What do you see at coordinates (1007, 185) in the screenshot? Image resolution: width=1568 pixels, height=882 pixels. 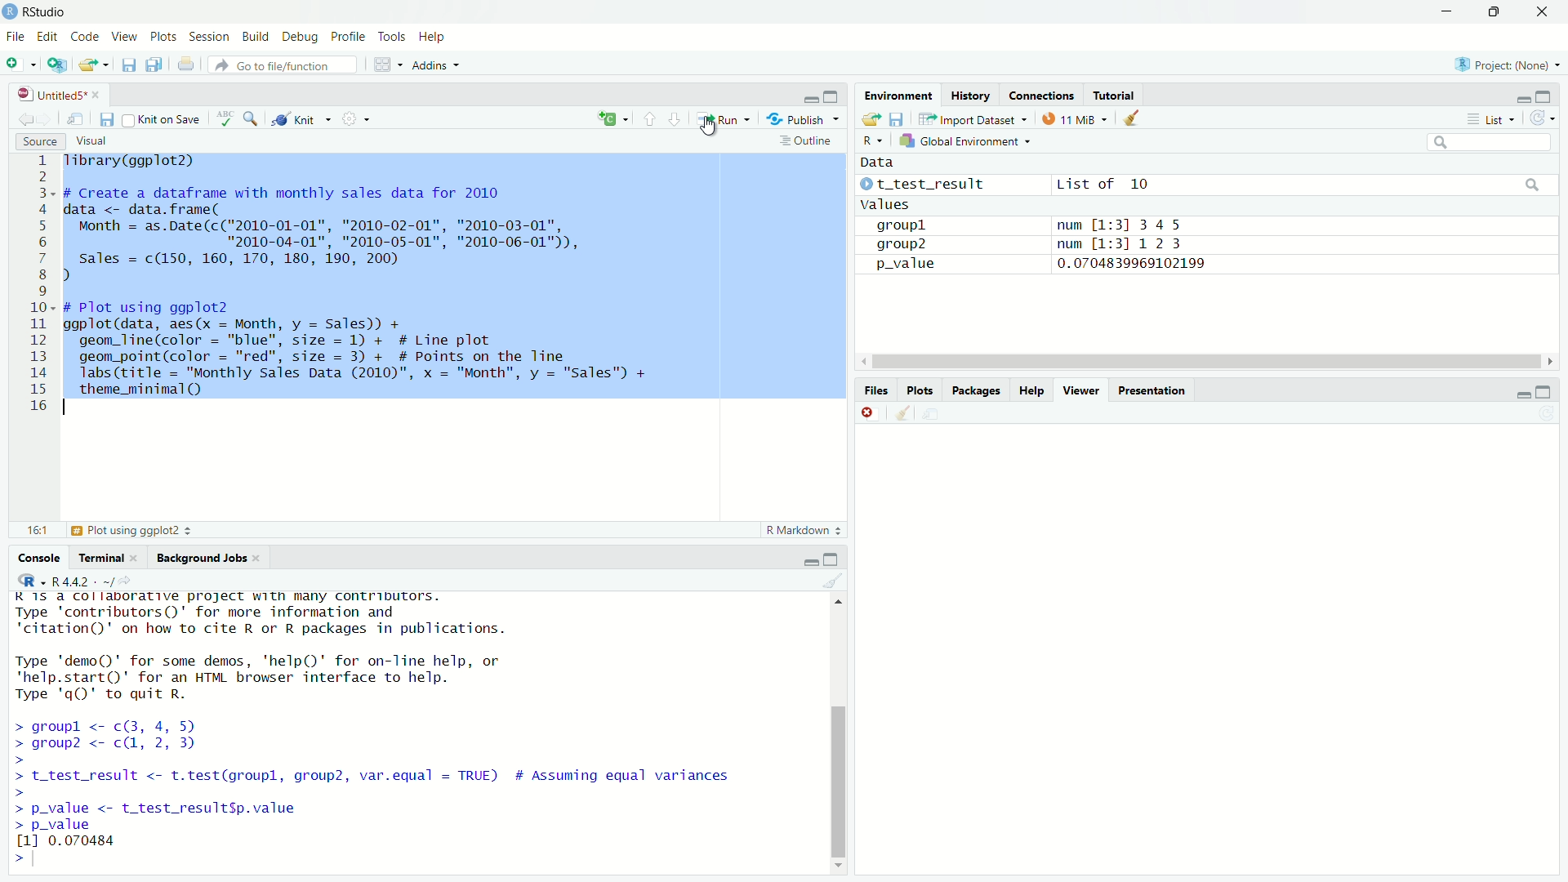 I see `© t_test_result List of 10` at bounding box center [1007, 185].